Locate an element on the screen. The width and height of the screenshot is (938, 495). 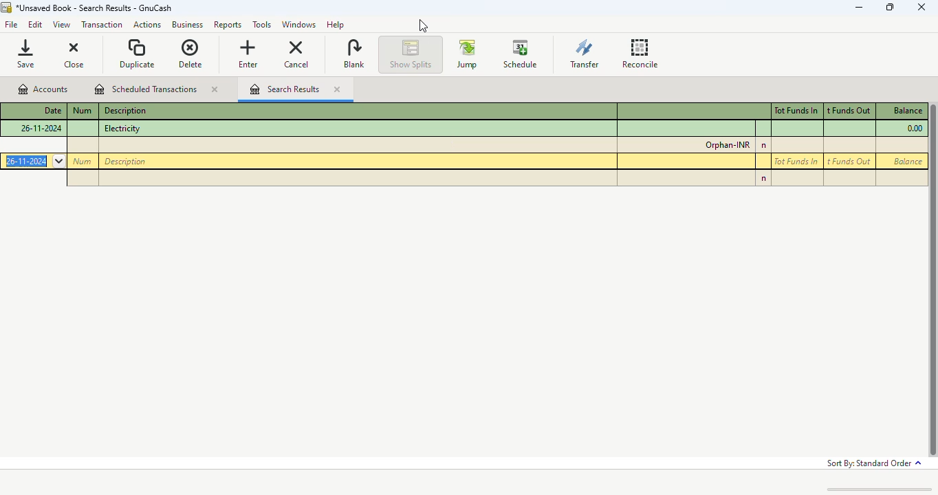
close tab is located at coordinates (338, 90).